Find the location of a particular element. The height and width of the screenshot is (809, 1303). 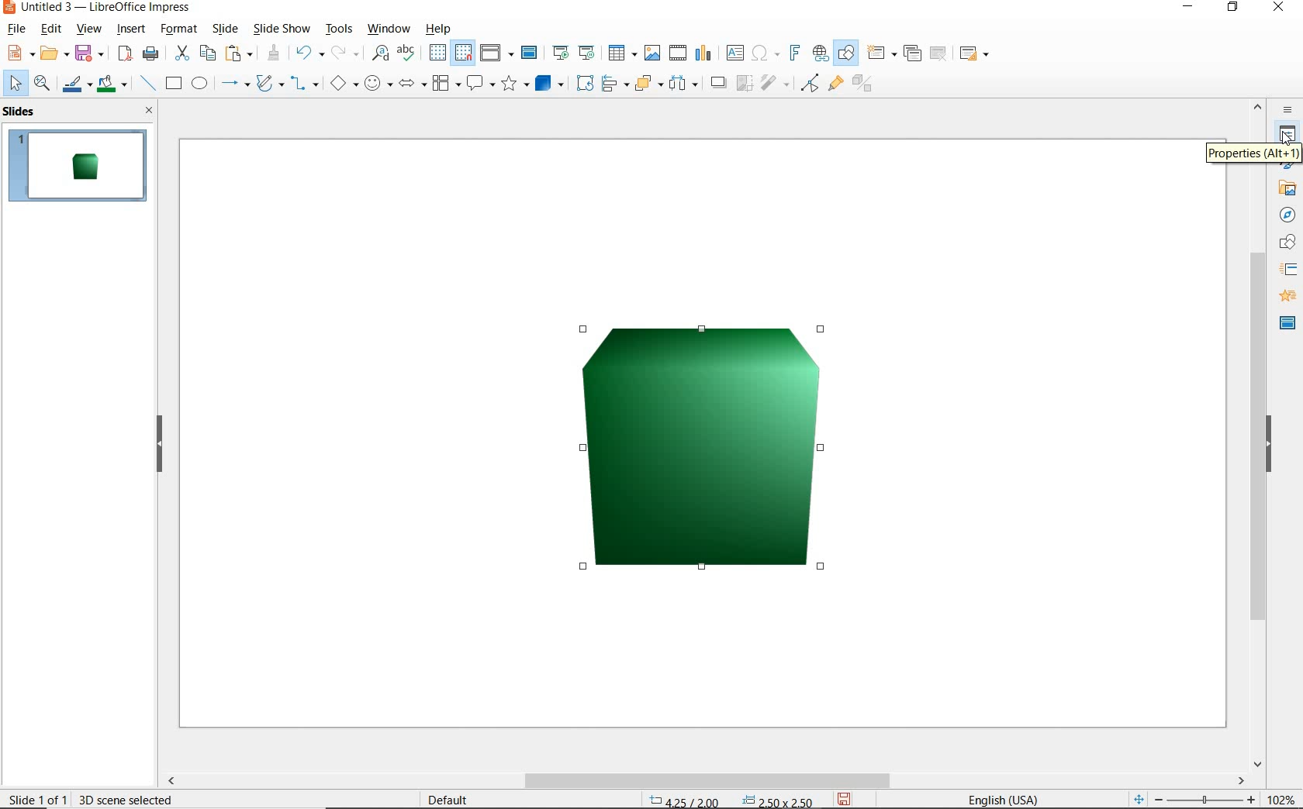

SLIDES is located at coordinates (24, 112).